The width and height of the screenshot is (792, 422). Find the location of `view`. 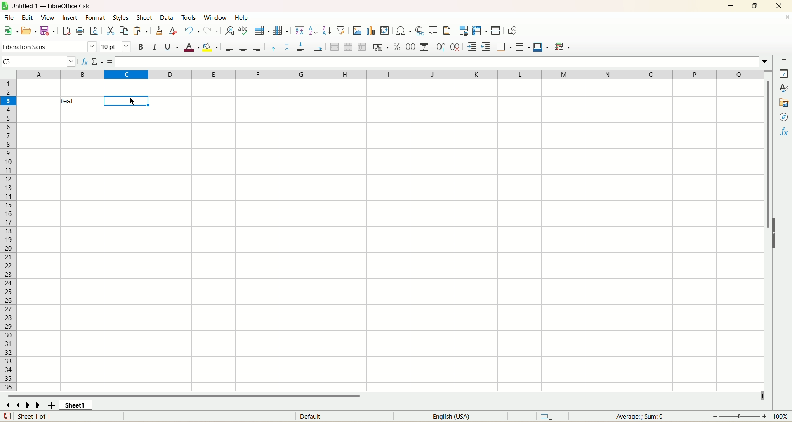

view is located at coordinates (47, 18).